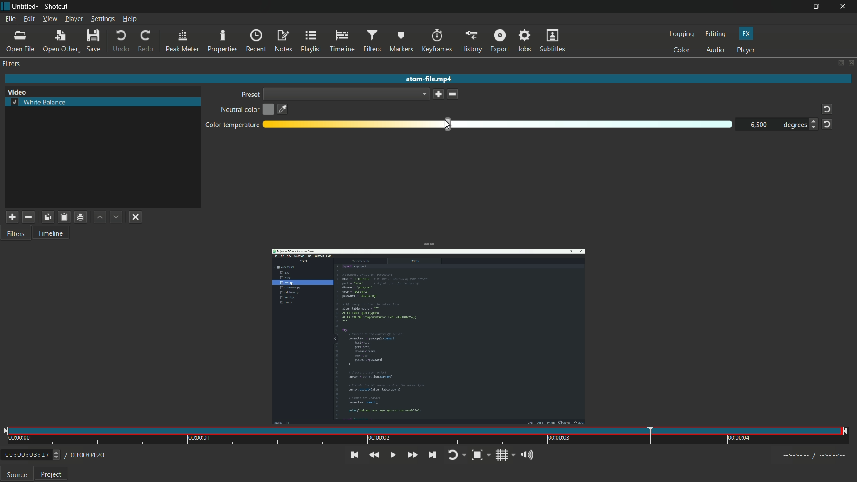 Image resolution: width=857 pixels, height=482 pixels. I want to click on time, so click(426, 436).